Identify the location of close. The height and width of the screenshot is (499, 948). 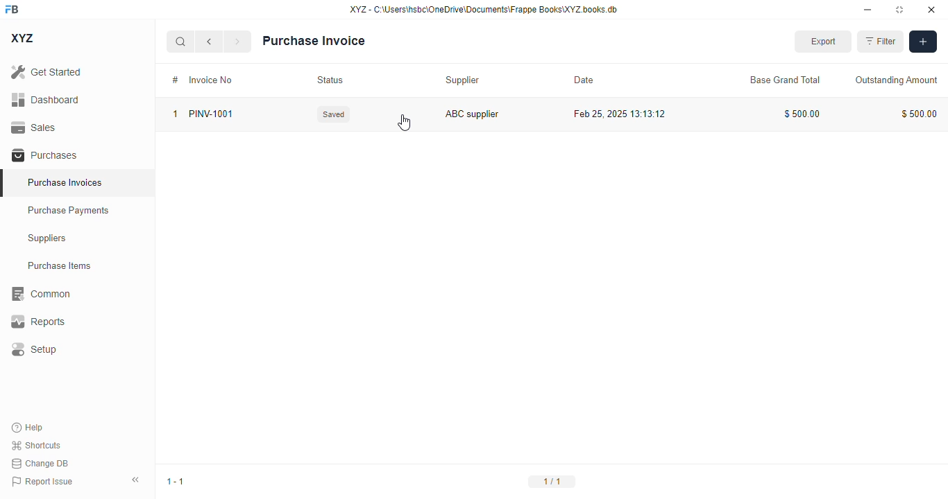
(931, 9).